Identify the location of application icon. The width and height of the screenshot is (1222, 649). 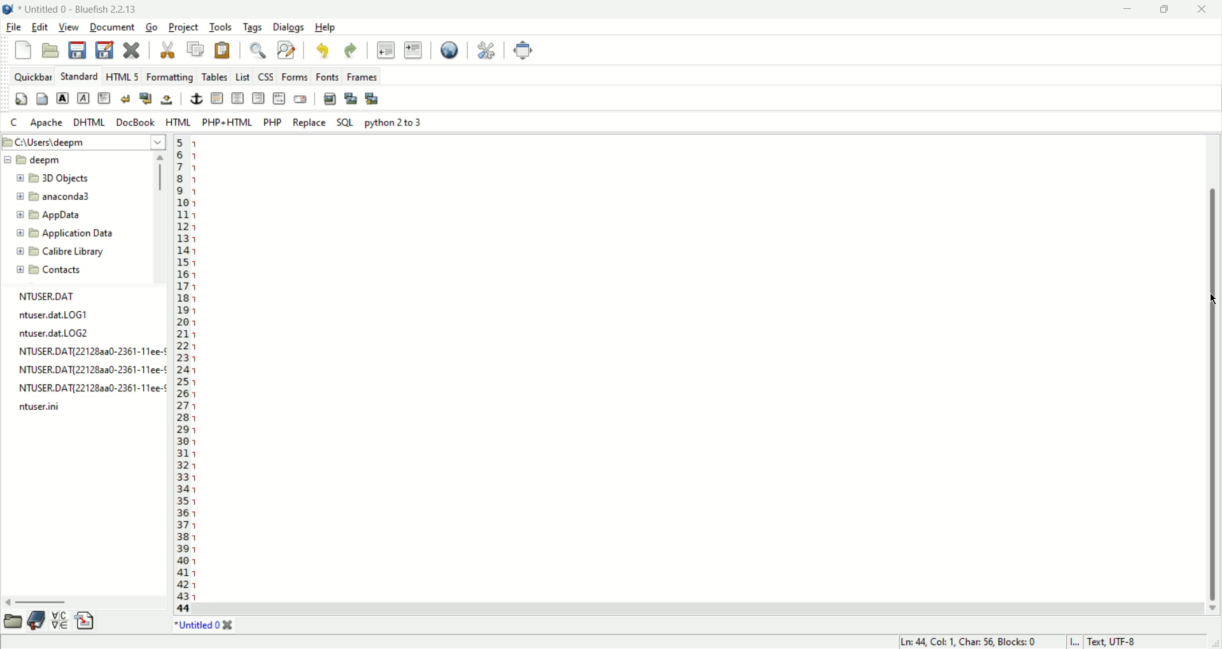
(8, 10).